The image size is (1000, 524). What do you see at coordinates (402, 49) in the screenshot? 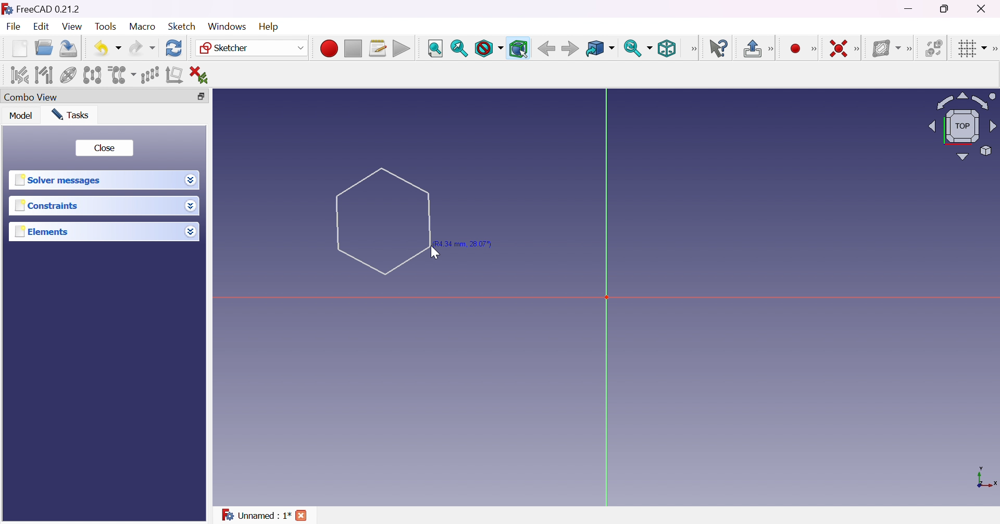
I see `Execute macro` at bounding box center [402, 49].